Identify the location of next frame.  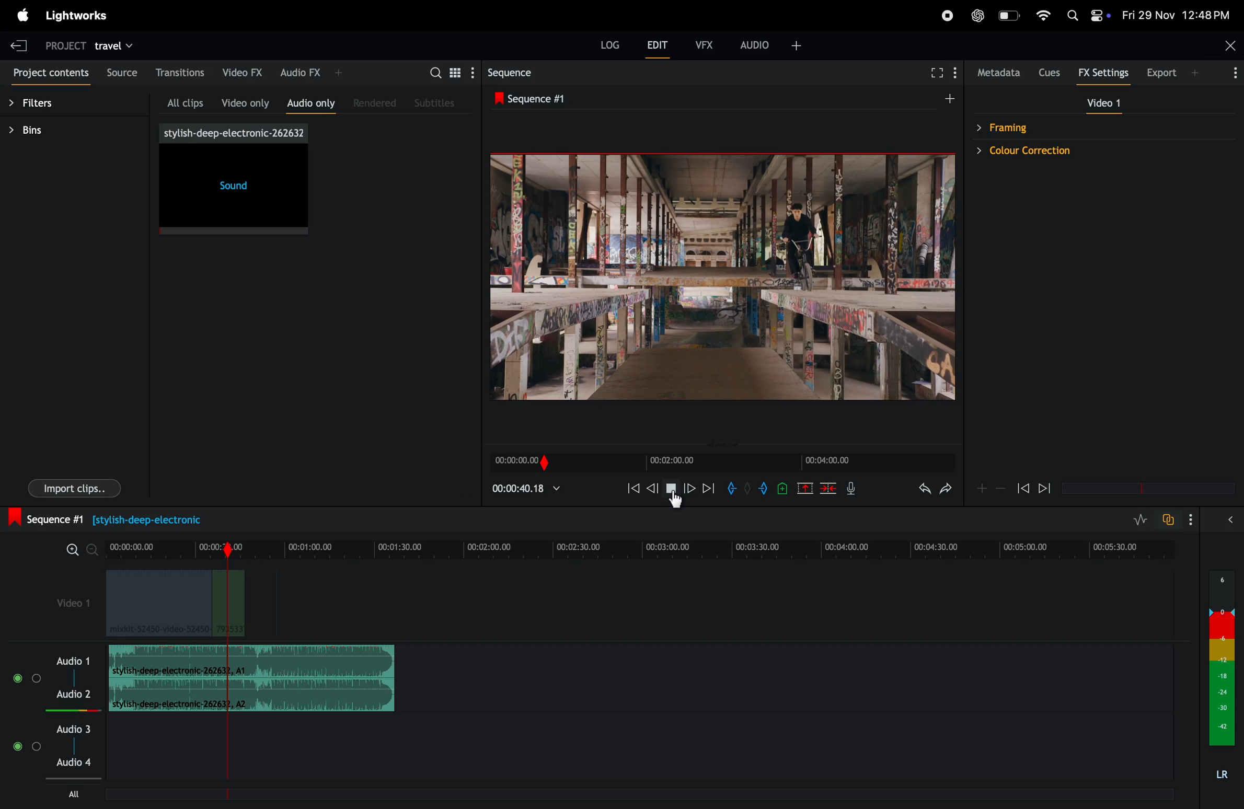
(692, 487).